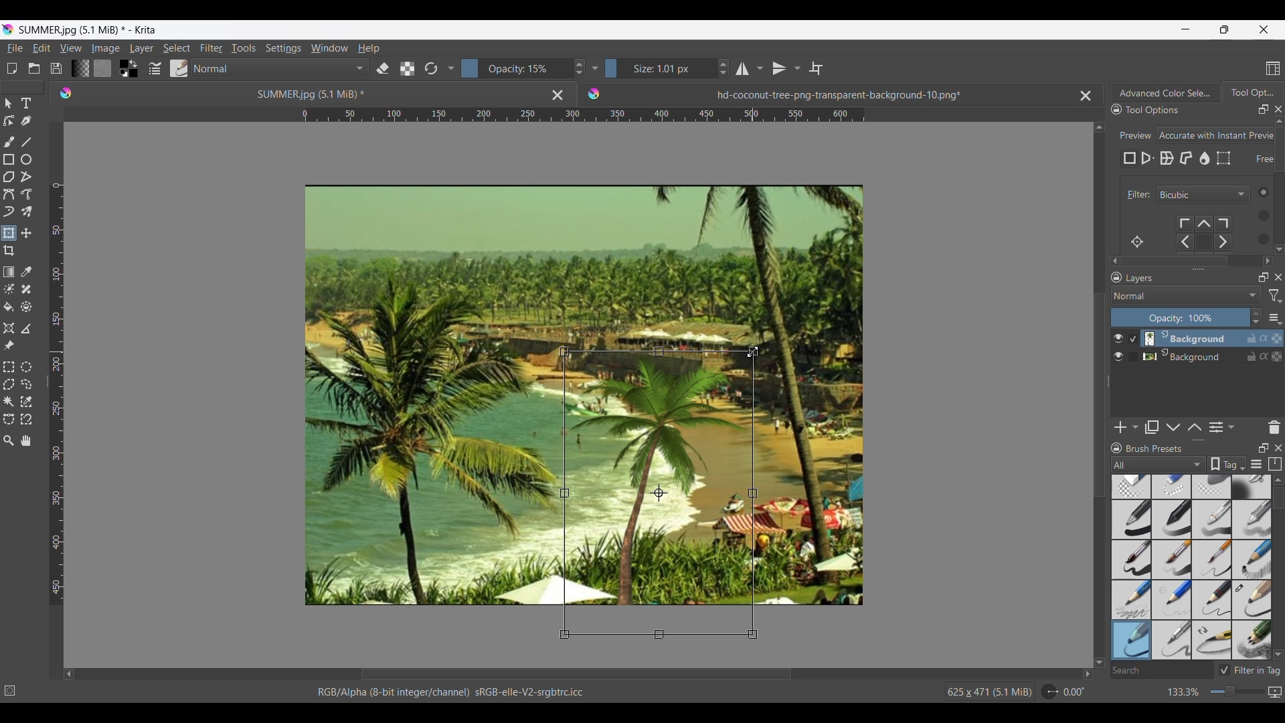 The width and height of the screenshot is (1285, 723). Describe the element at coordinates (1084, 673) in the screenshot. I see `Right` at that location.